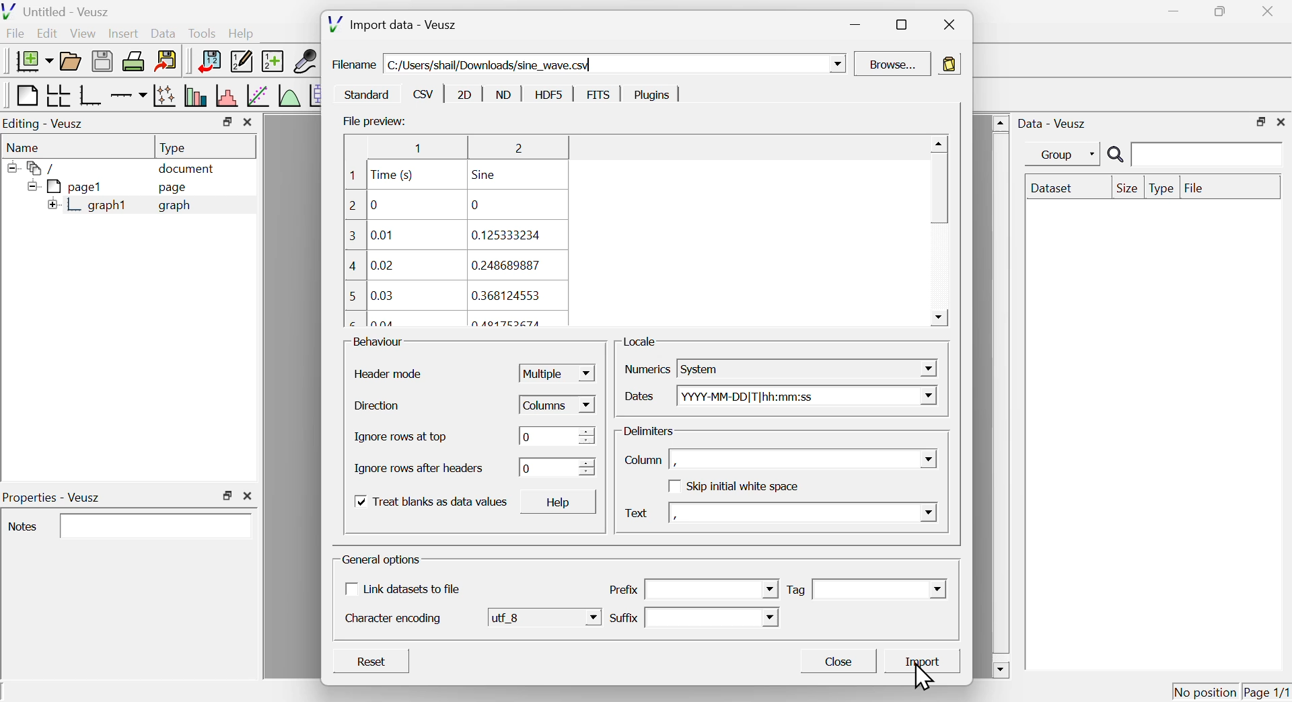 The width and height of the screenshot is (1292, 702). I want to click on no position, so click(1205, 691).